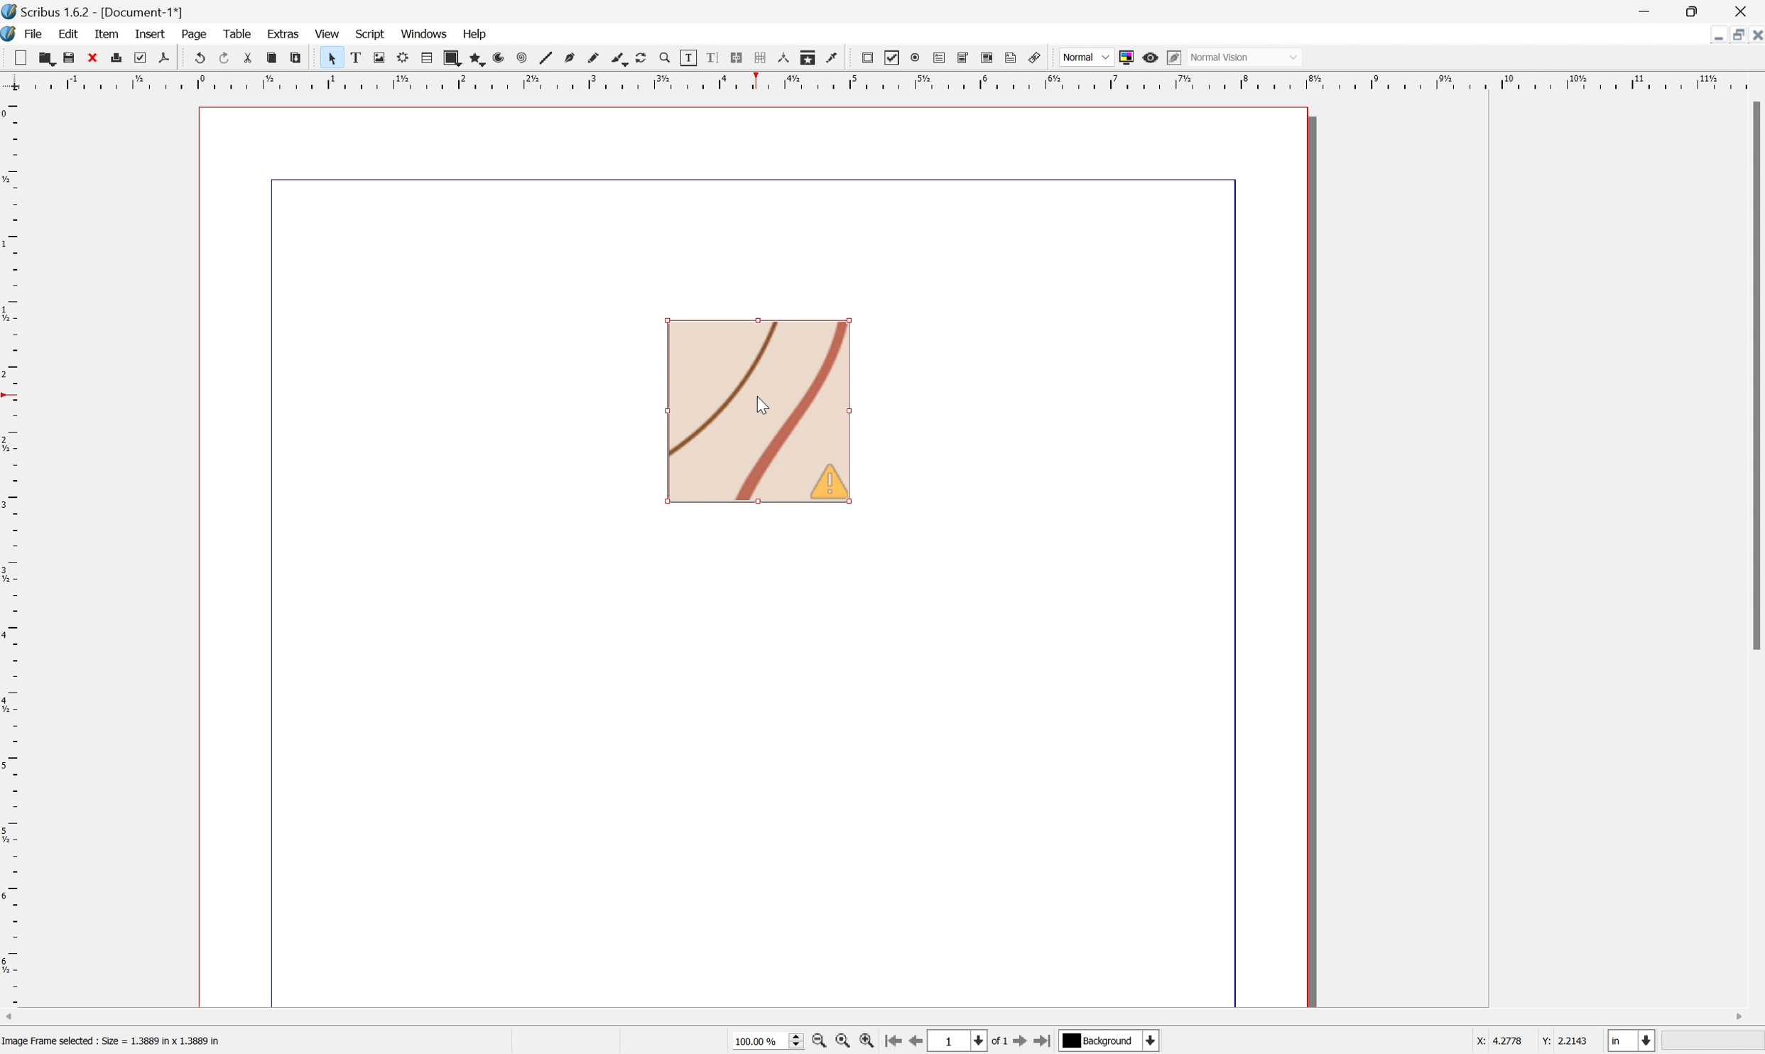 This screenshot has height=1054, width=1765. I want to click on Select item, so click(330, 58).